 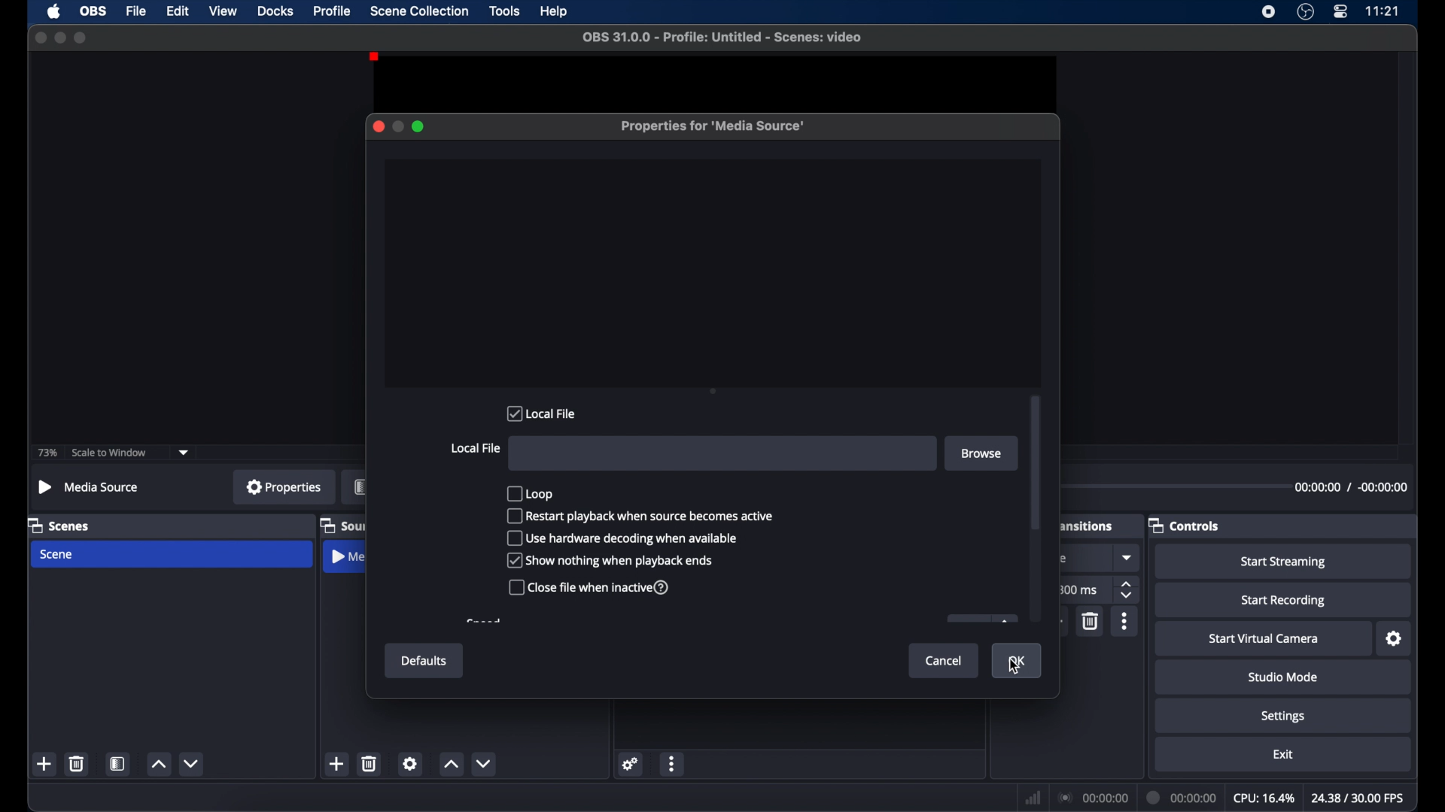 What do you see at coordinates (222, 10) in the screenshot?
I see `view` at bounding box center [222, 10].